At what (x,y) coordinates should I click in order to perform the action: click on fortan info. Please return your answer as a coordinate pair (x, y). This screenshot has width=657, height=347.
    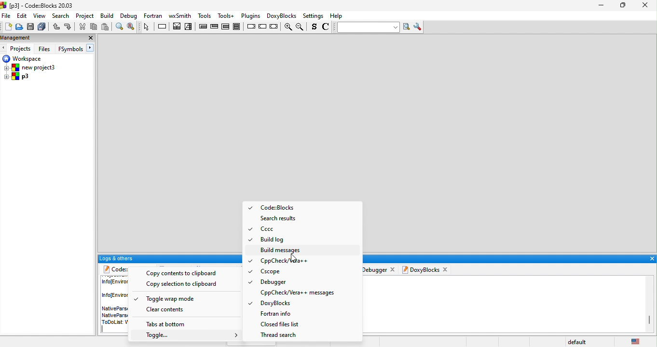
    Looking at the image, I should click on (279, 313).